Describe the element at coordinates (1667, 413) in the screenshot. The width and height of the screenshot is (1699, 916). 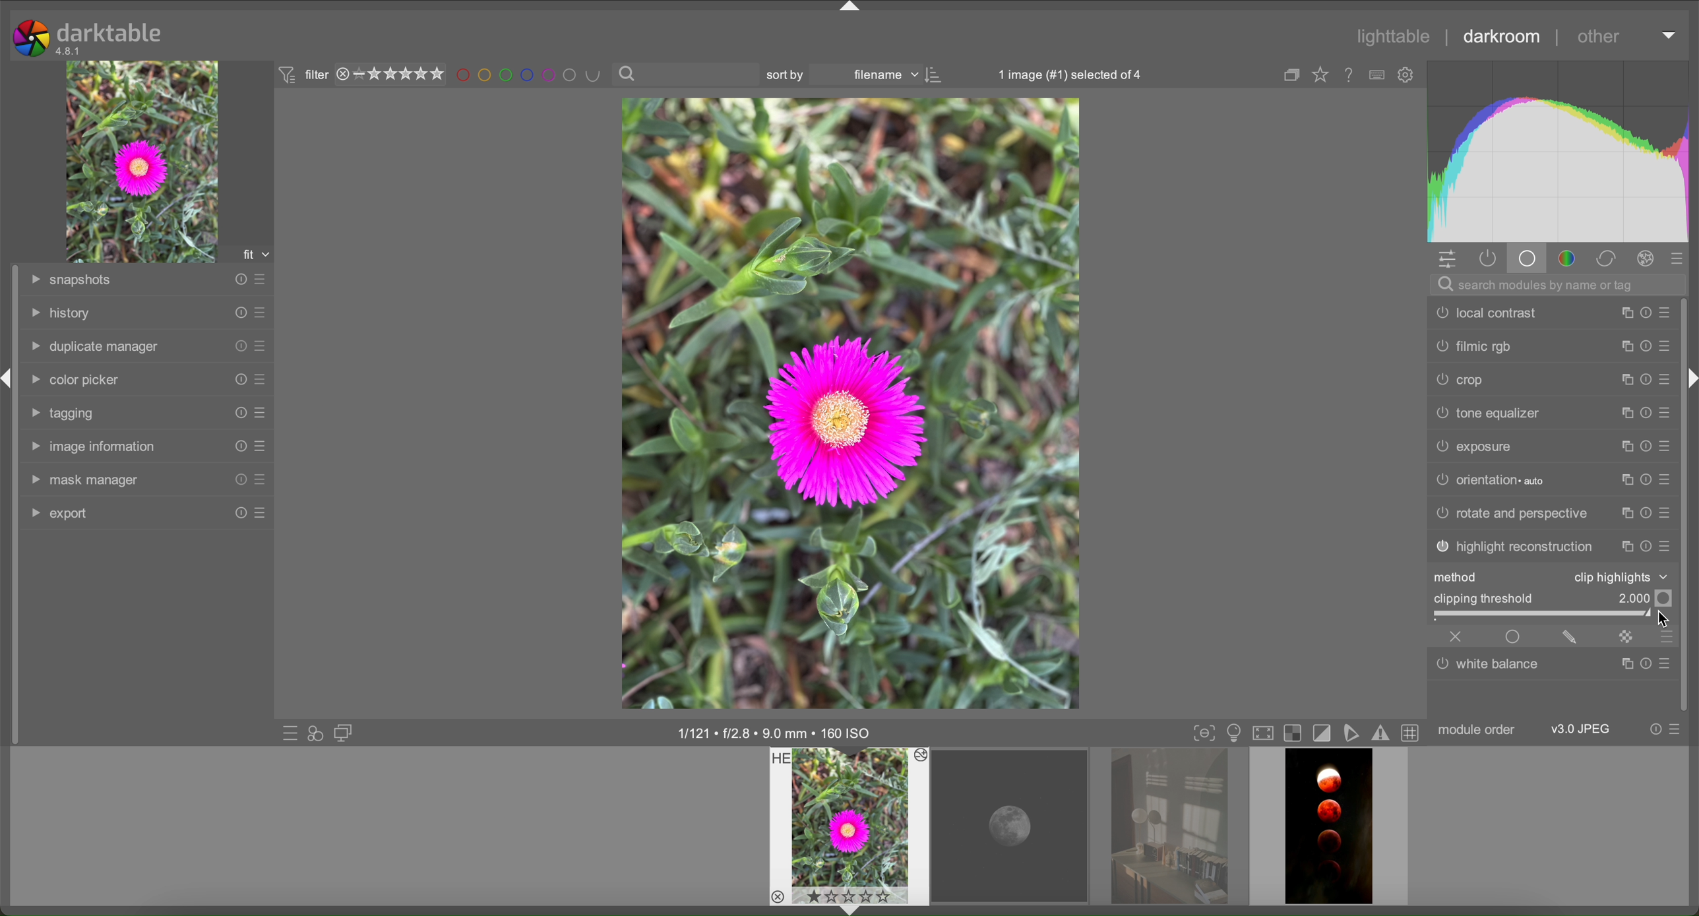
I see `presets` at that location.